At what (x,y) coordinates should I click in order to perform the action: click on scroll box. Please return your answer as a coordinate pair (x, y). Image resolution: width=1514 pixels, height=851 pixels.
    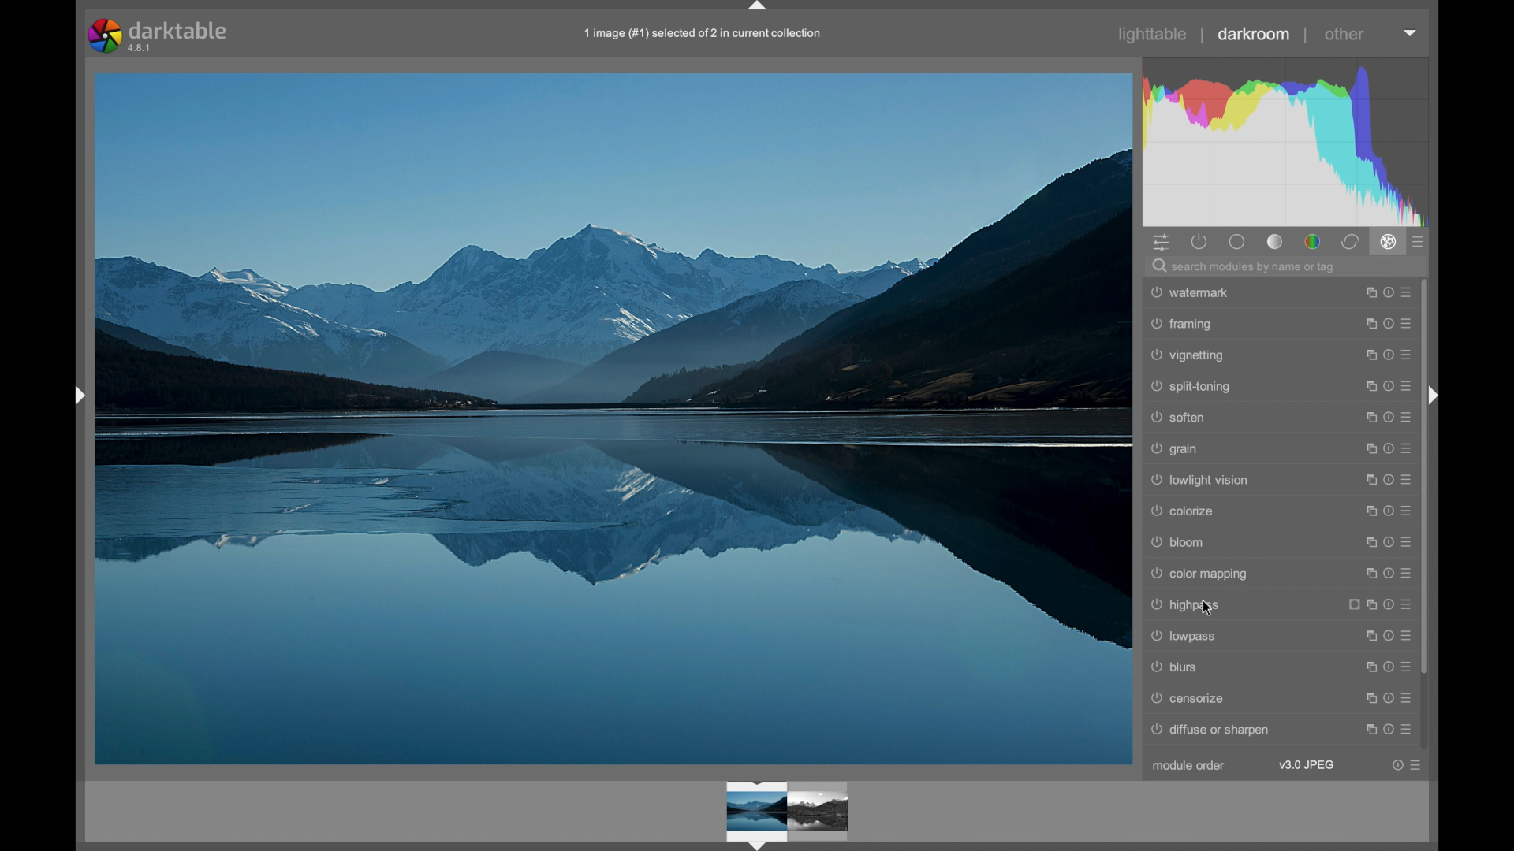
    Looking at the image, I should click on (1430, 477).